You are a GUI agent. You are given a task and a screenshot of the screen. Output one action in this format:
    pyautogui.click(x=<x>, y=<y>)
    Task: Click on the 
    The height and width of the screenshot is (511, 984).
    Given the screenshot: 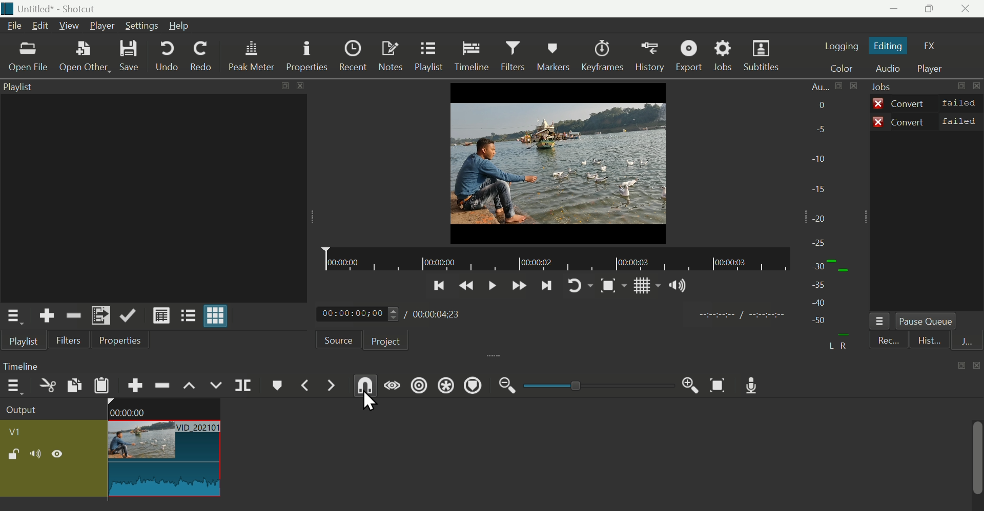 What is the action you would take?
    pyautogui.click(x=125, y=344)
    